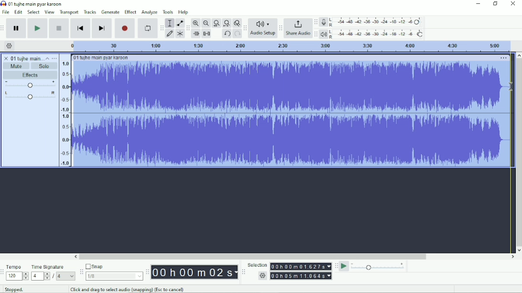  What do you see at coordinates (32, 75) in the screenshot?
I see `Effects` at bounding box center [32, 75].